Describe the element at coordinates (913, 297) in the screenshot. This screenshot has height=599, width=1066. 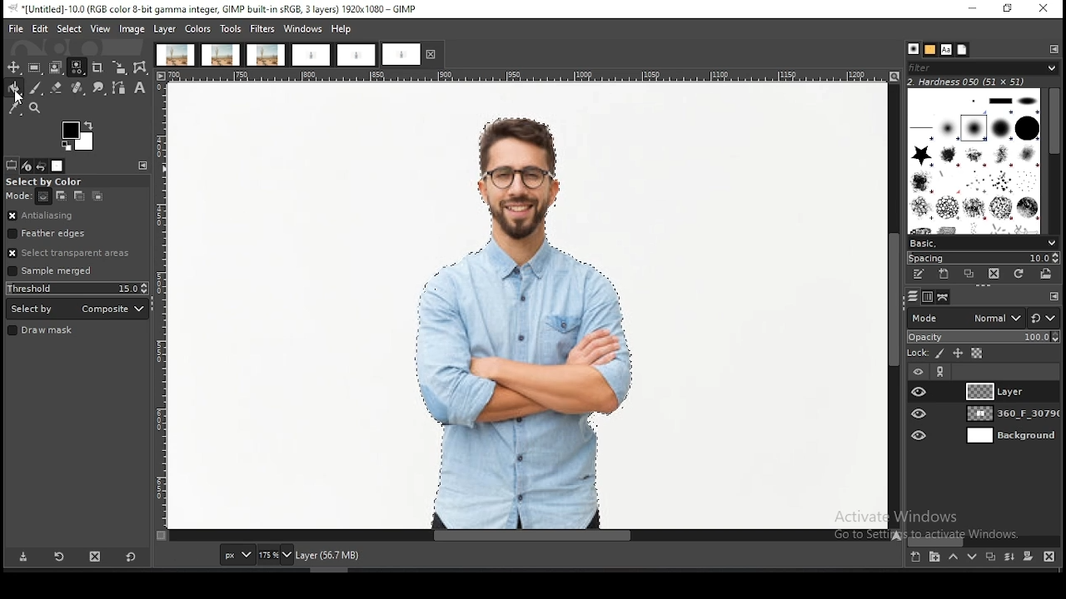
I see `layers` at that location.